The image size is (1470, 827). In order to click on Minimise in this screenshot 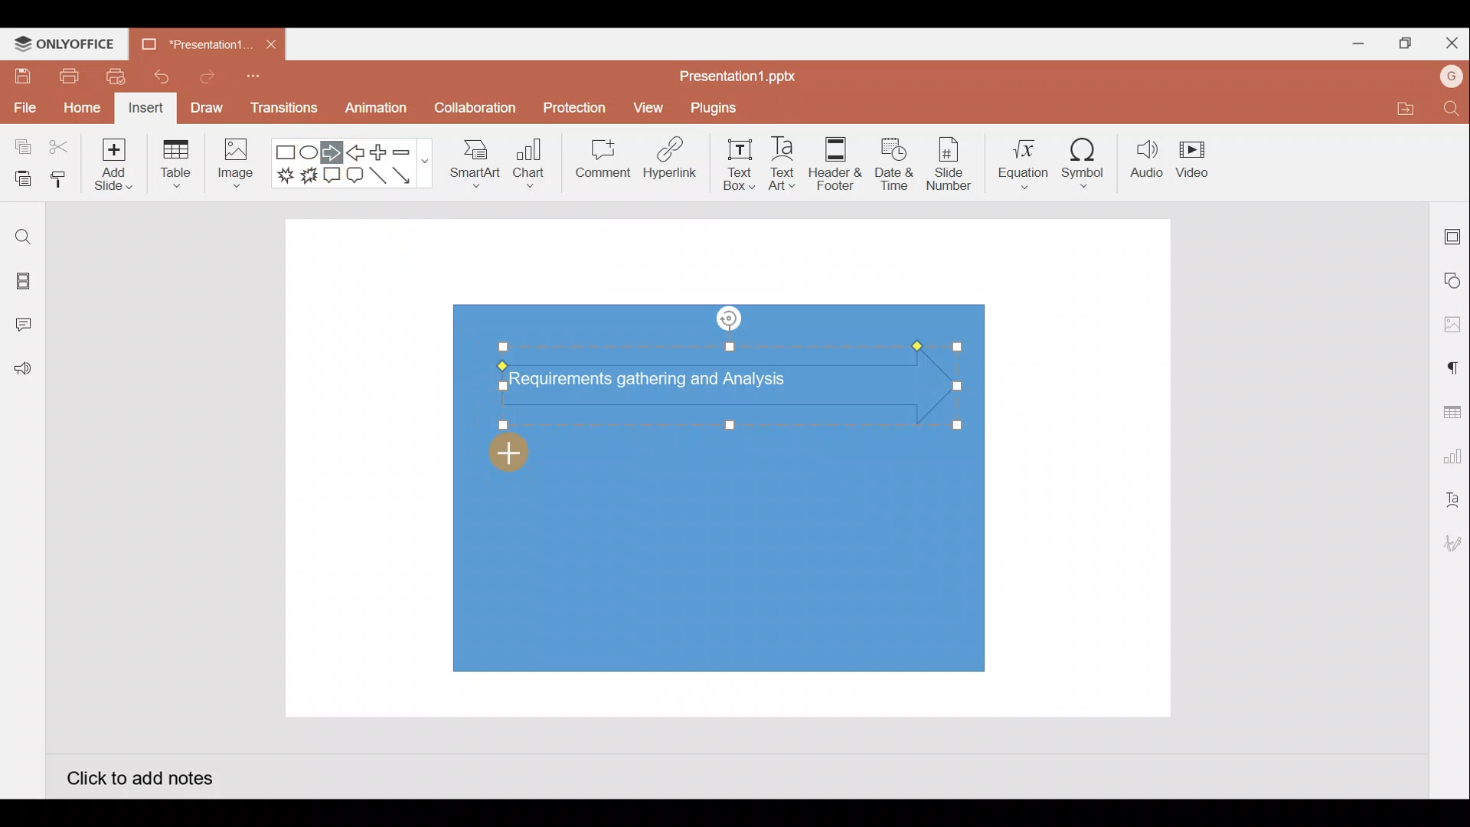, I will do `click(1352, 41)`.